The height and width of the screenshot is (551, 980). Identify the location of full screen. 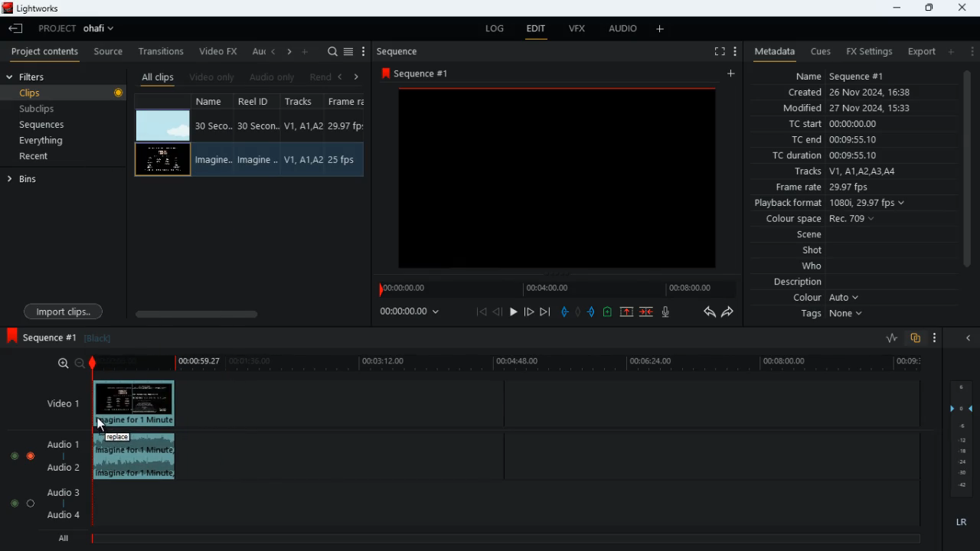
(714, 52).